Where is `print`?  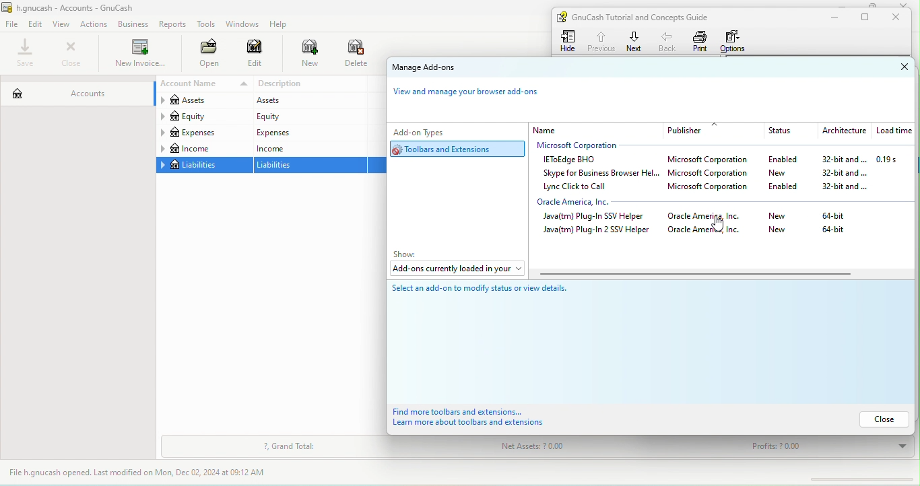
print is located at coordinates (700, 41).